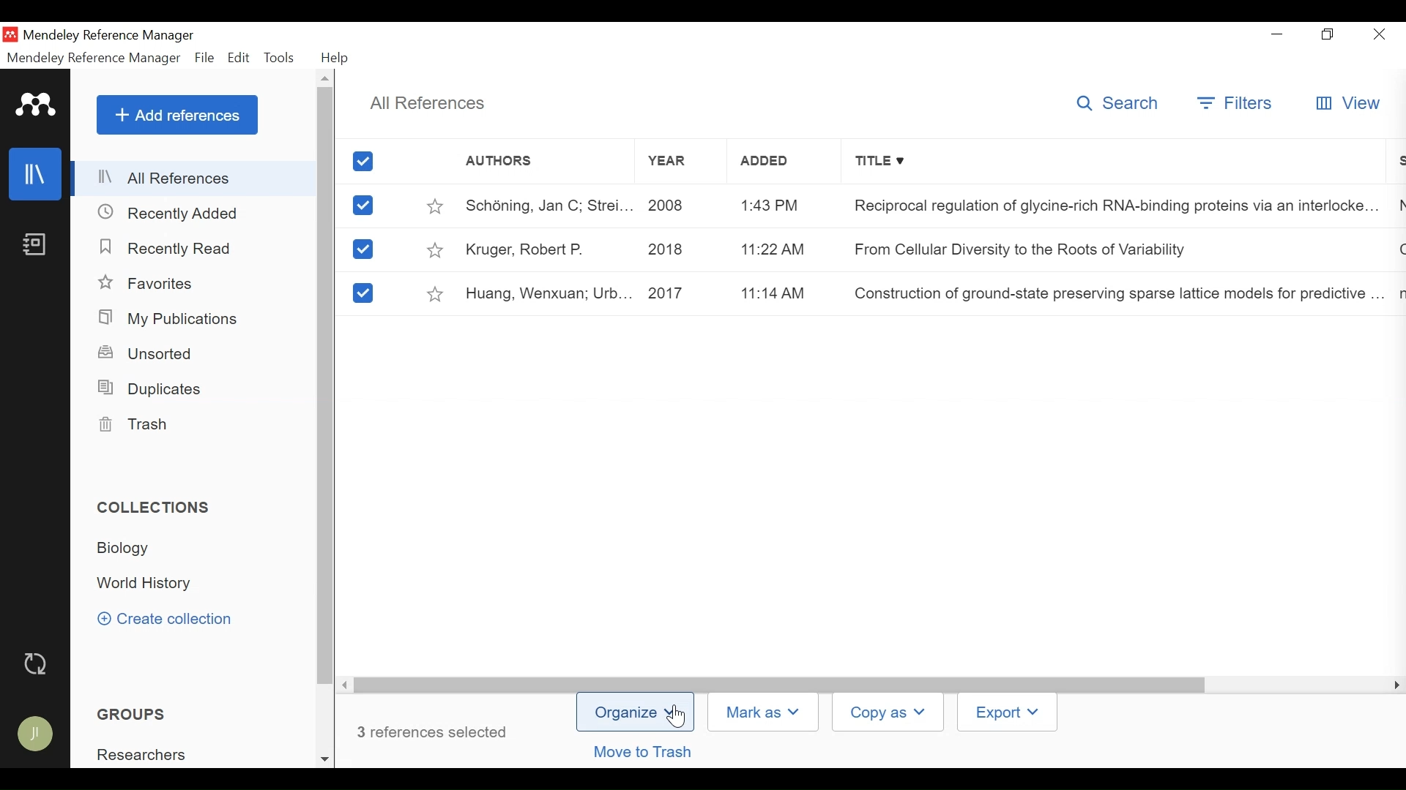  I want to click on Move To trash, so click(658, 753).